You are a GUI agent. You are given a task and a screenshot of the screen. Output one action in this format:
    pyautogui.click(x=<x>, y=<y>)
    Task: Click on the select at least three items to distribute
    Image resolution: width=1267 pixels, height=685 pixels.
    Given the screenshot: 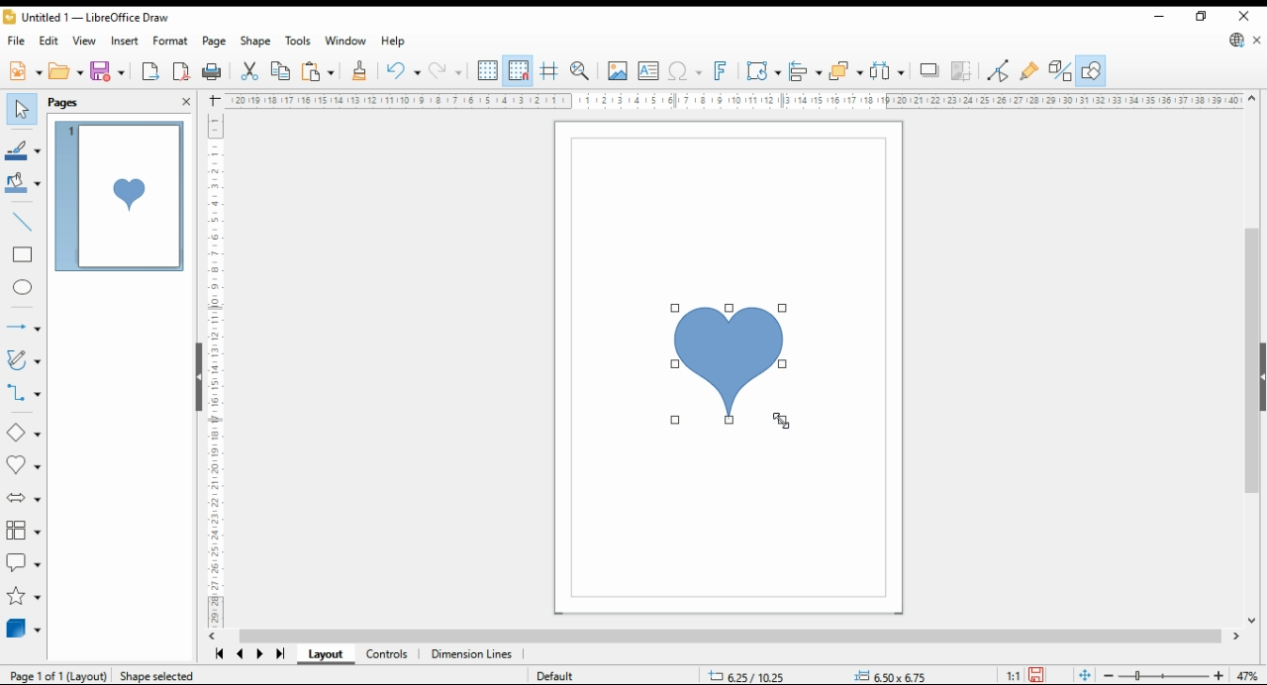 What is the action you would take?
    pyautogui.click(x=888, y=71)
    